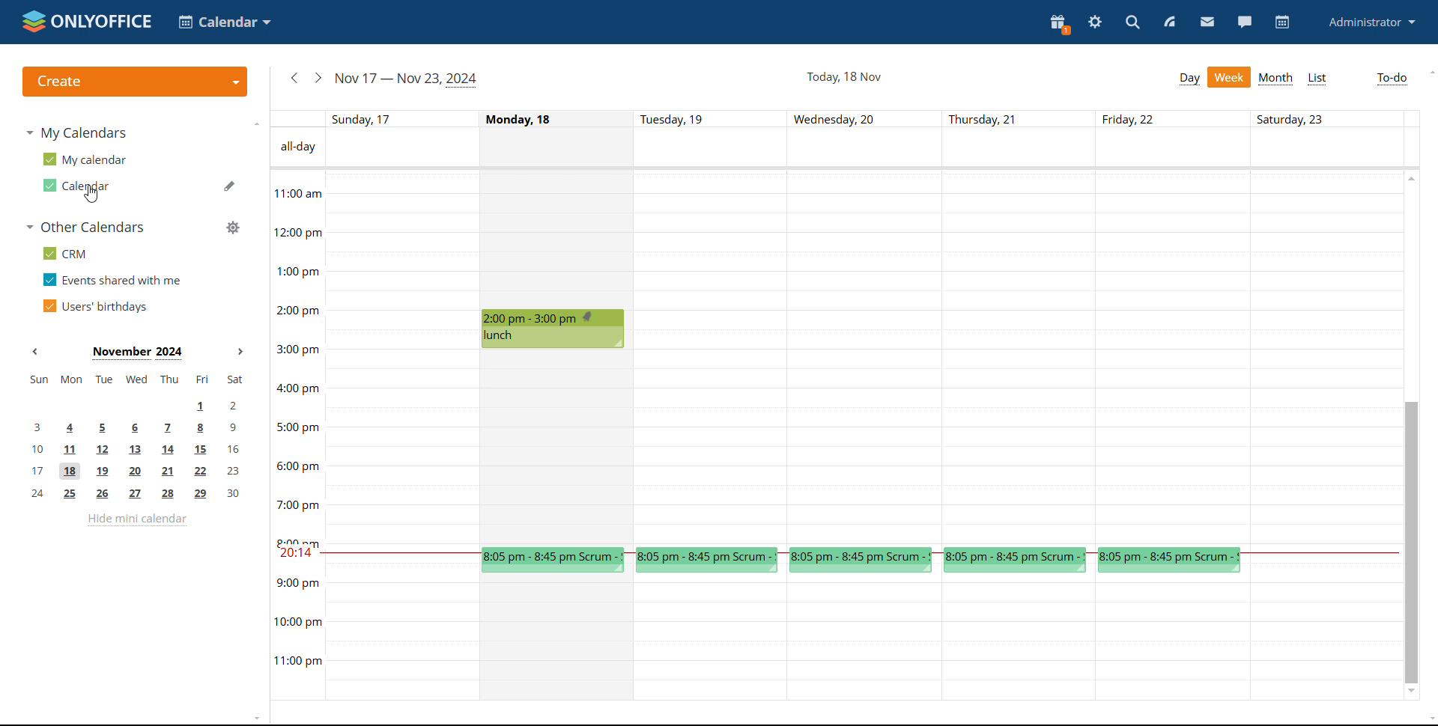 This screenshot has width=1438, height=726. Describe the element at coordinates (713, 640) in the screenshot. I see `Tuesday` at that location.